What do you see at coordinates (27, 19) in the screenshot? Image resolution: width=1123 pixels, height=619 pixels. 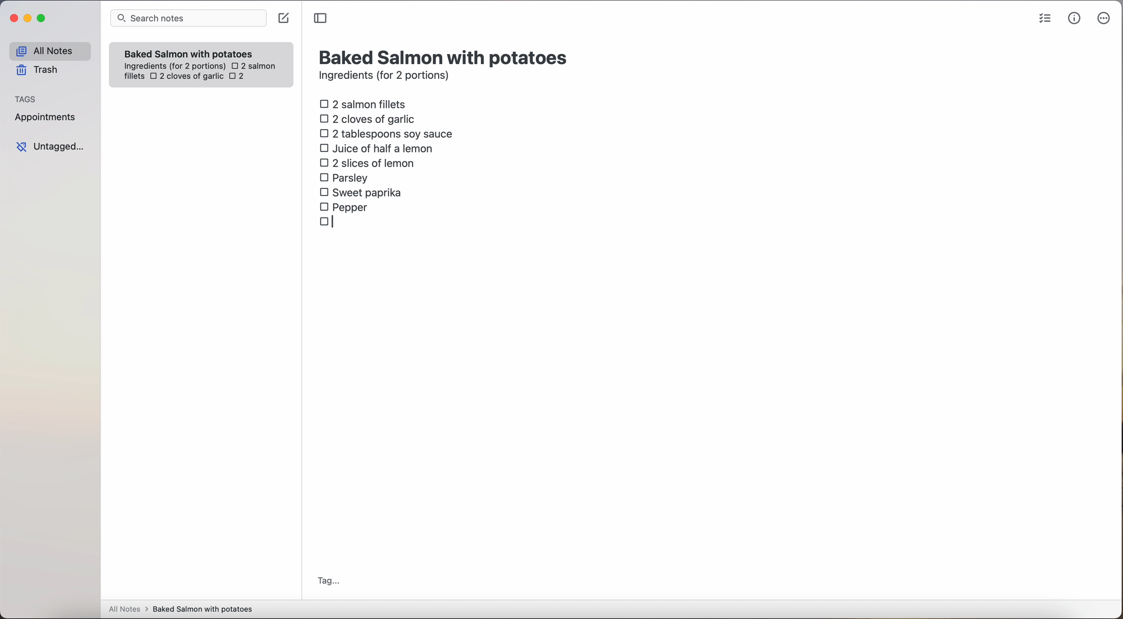 I see `minimize Simplenote` at bounding box center [27, 19].